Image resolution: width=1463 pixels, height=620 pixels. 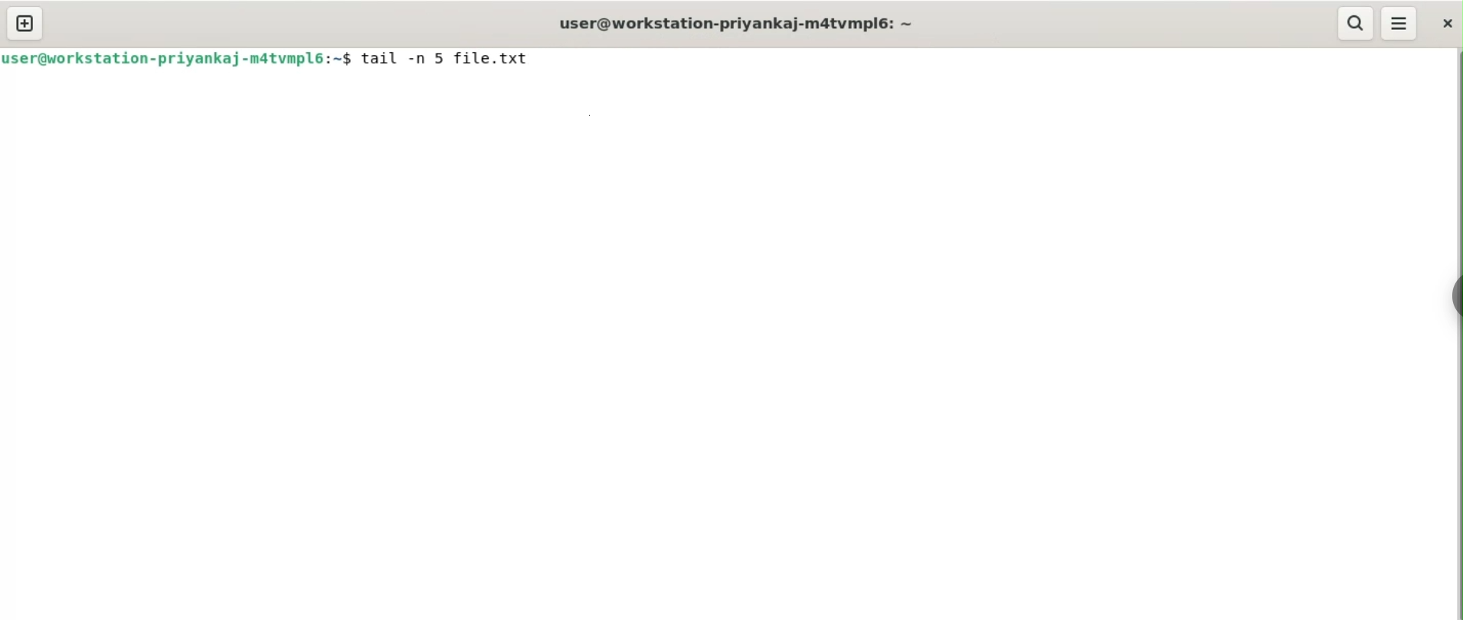 What do you see at coordinates (739, 21) in the screenshot?
I see `user@workstation-priyankaj-m4tvmpl6: ~` at bounding box center [739, 21].